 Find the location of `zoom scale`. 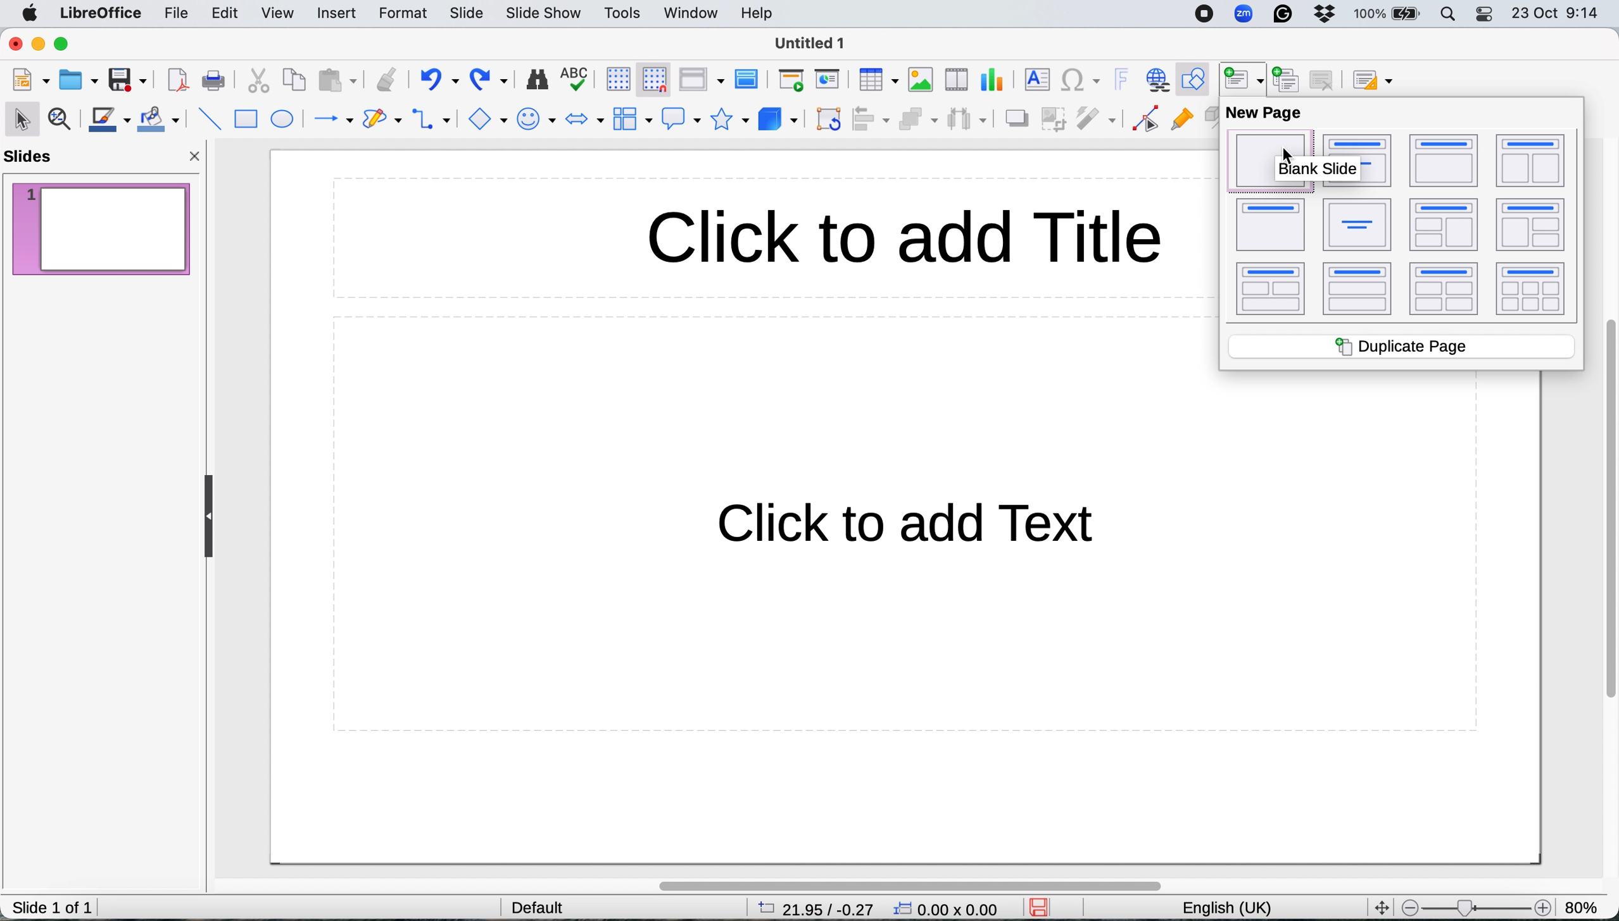

zoom scale is located at coordinates (1473, 905).